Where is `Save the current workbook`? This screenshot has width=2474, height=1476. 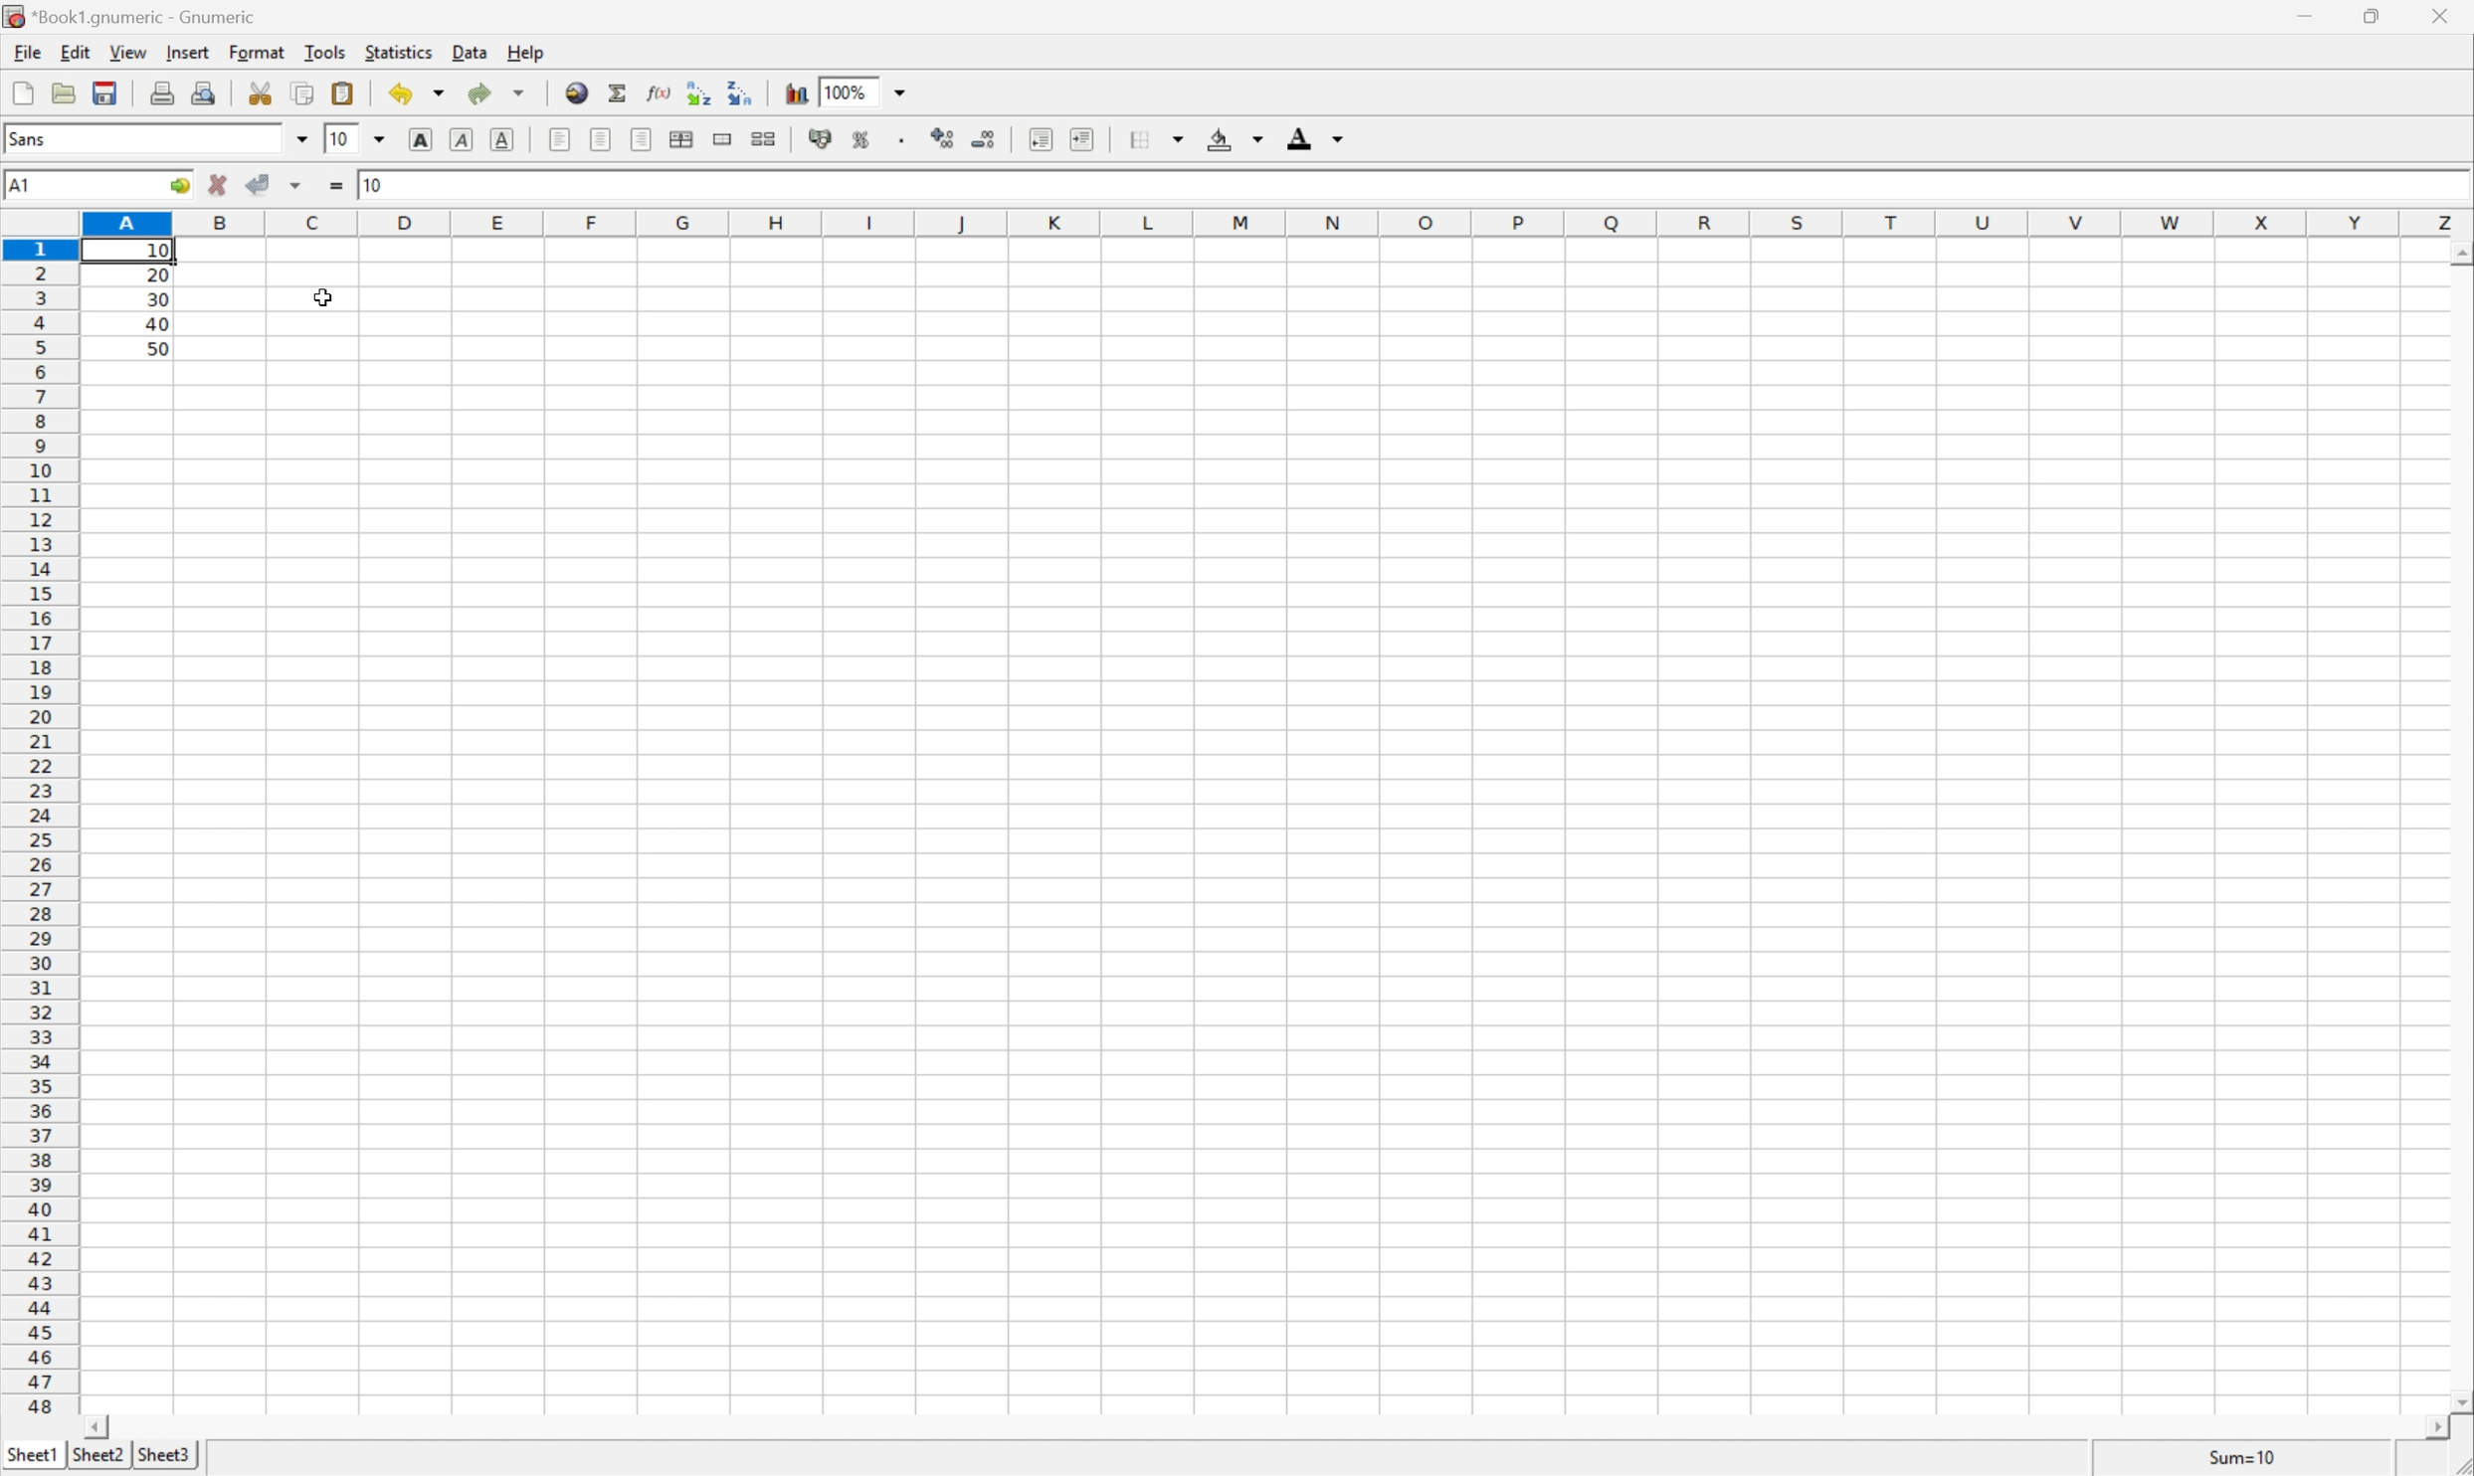 Save the current workbook is located at coordinates (105, 91).